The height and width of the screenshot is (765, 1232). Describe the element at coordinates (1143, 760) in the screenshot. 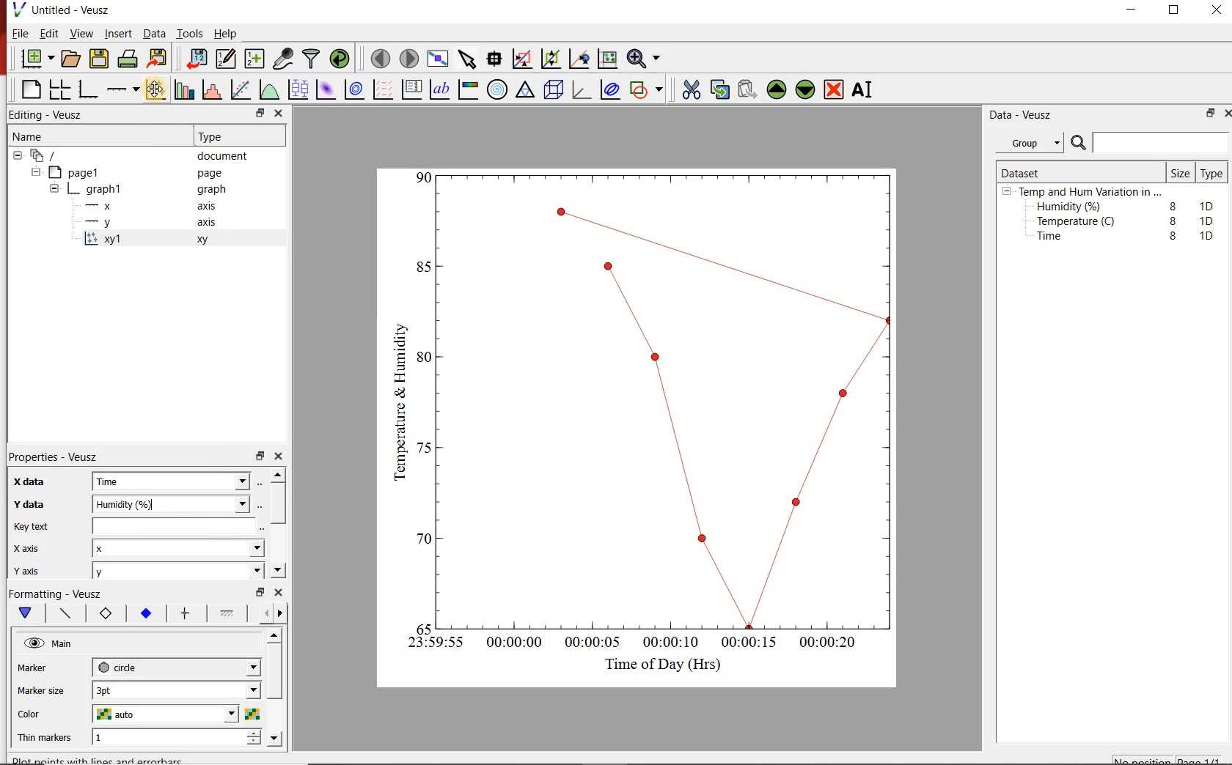

I see `No position` at that location.